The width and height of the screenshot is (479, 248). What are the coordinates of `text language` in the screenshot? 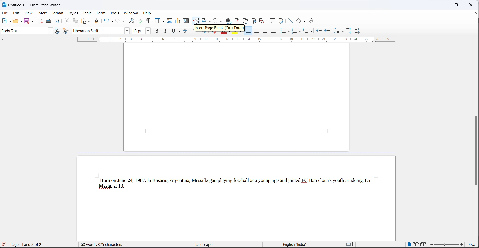 It's located at (288, 245).